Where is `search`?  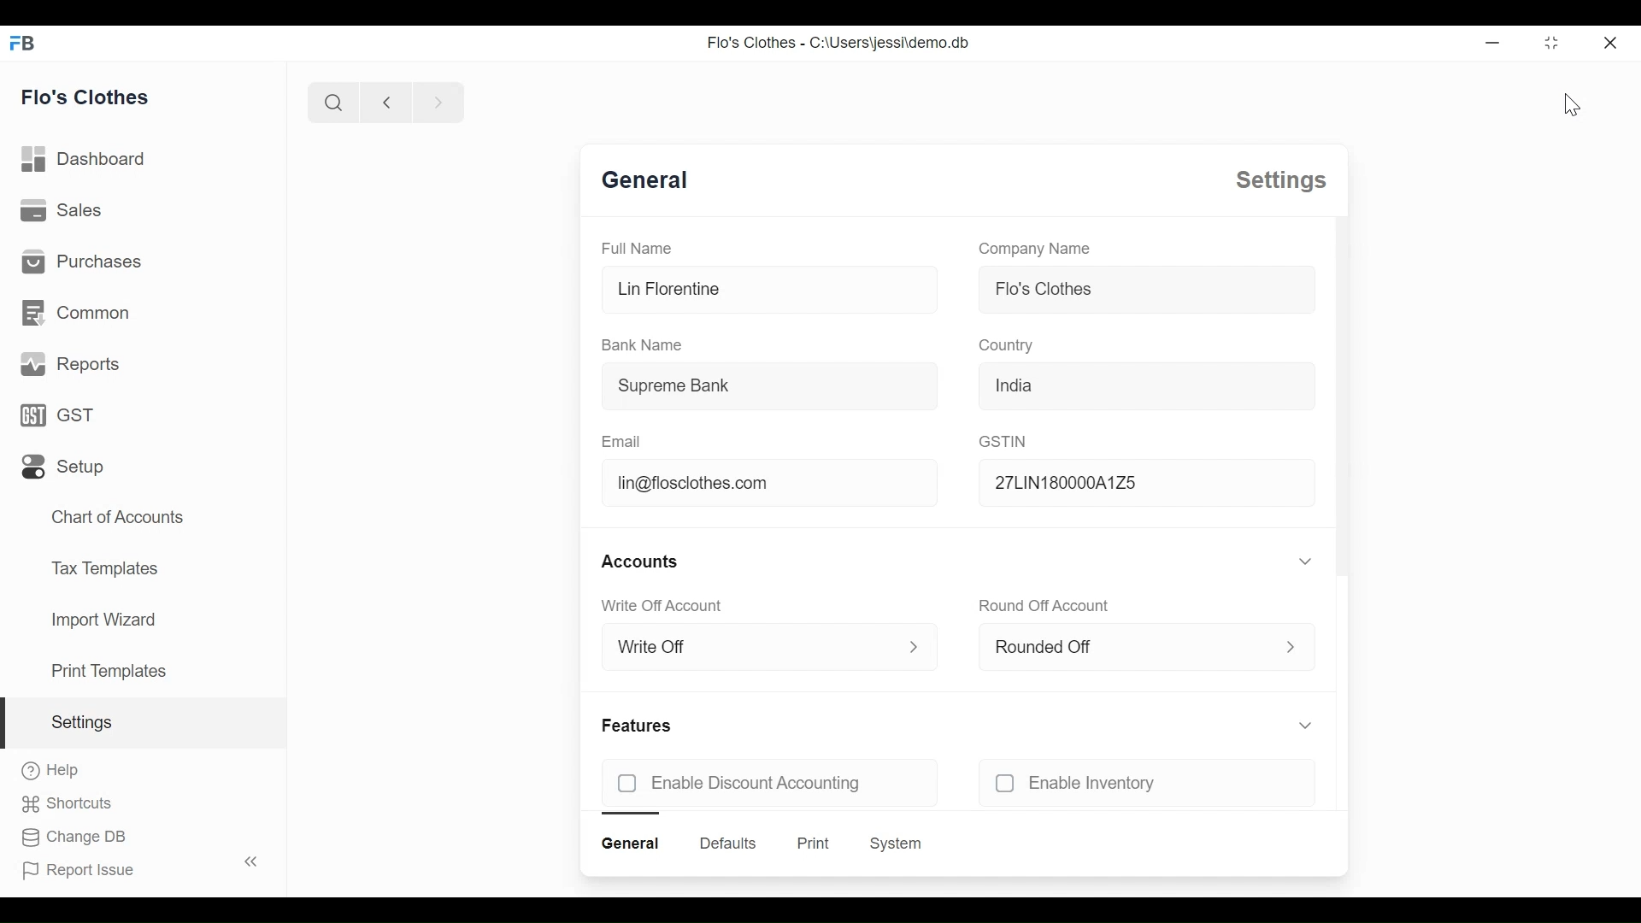
search is located at coordinates (332, 102).